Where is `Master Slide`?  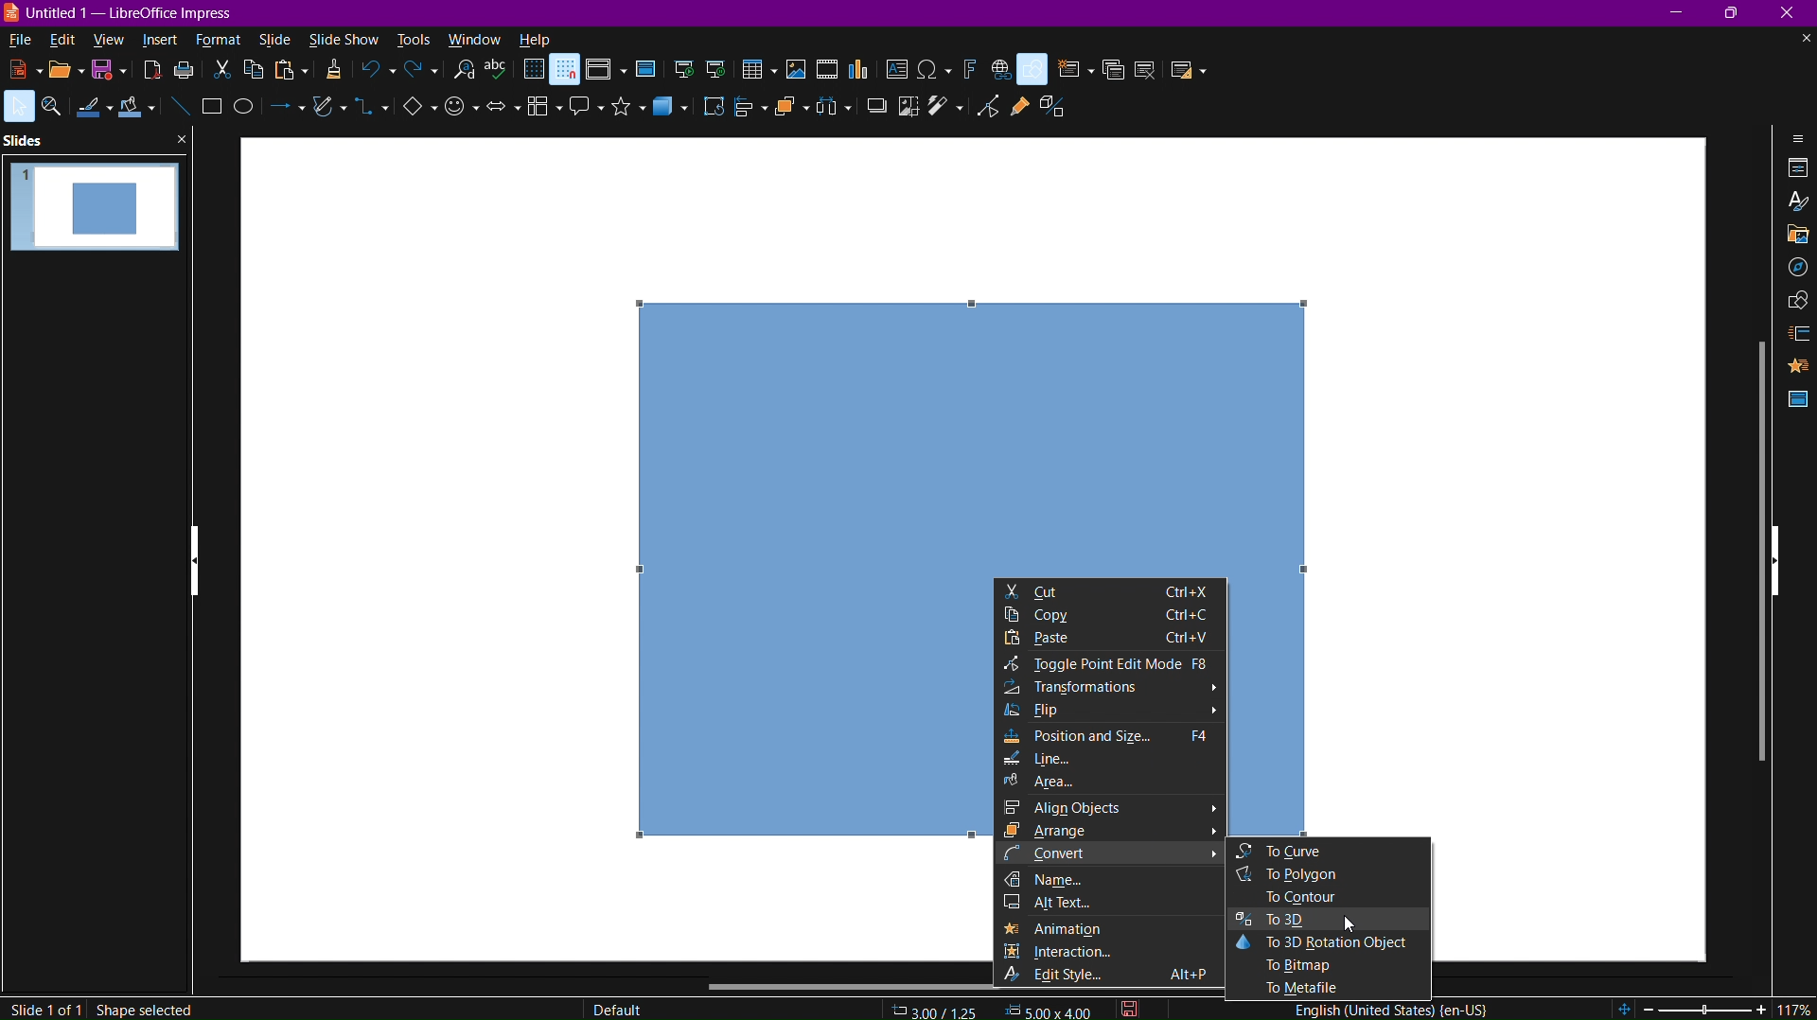 Master Slide is located at coordinates (644, 71).